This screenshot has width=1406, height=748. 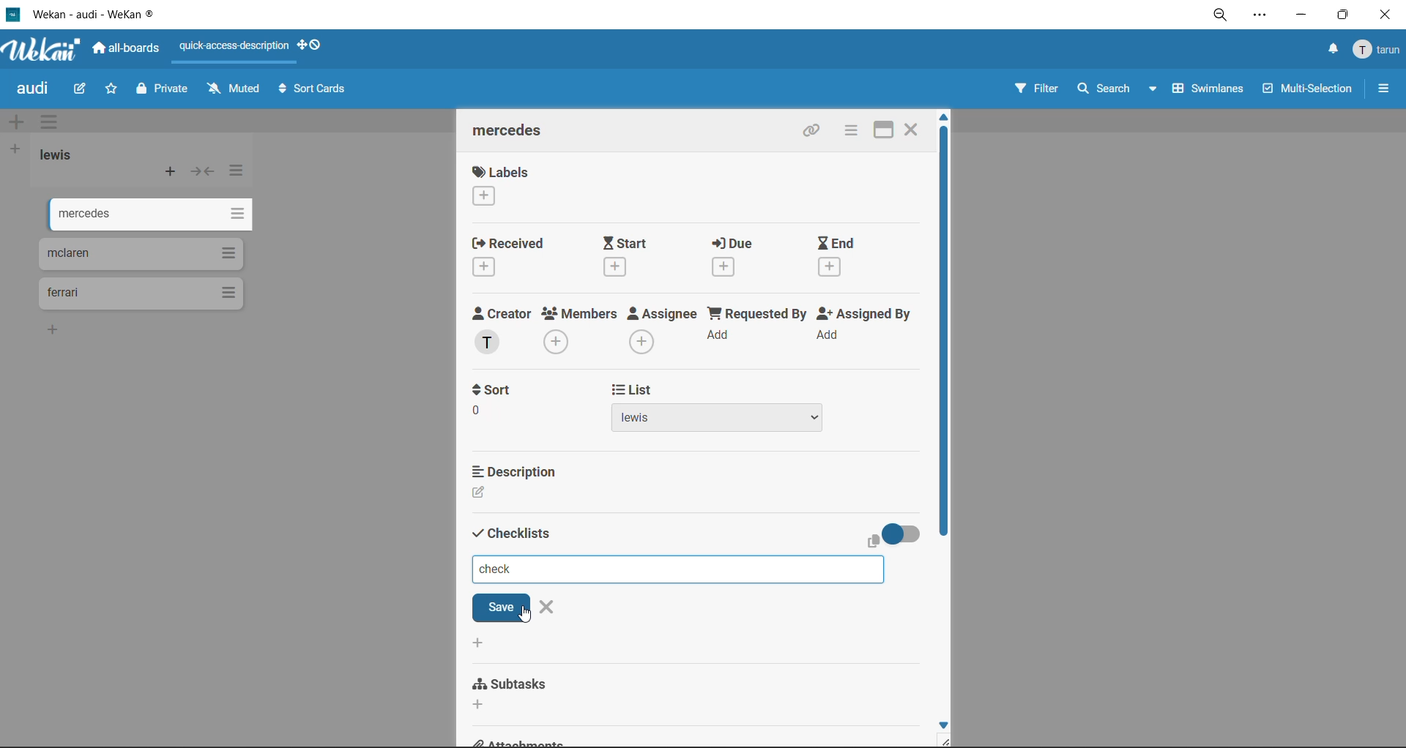 What do you see at coordinates (518, 494) in the screenshot?
I see `description` at bounding box center [518, 494].